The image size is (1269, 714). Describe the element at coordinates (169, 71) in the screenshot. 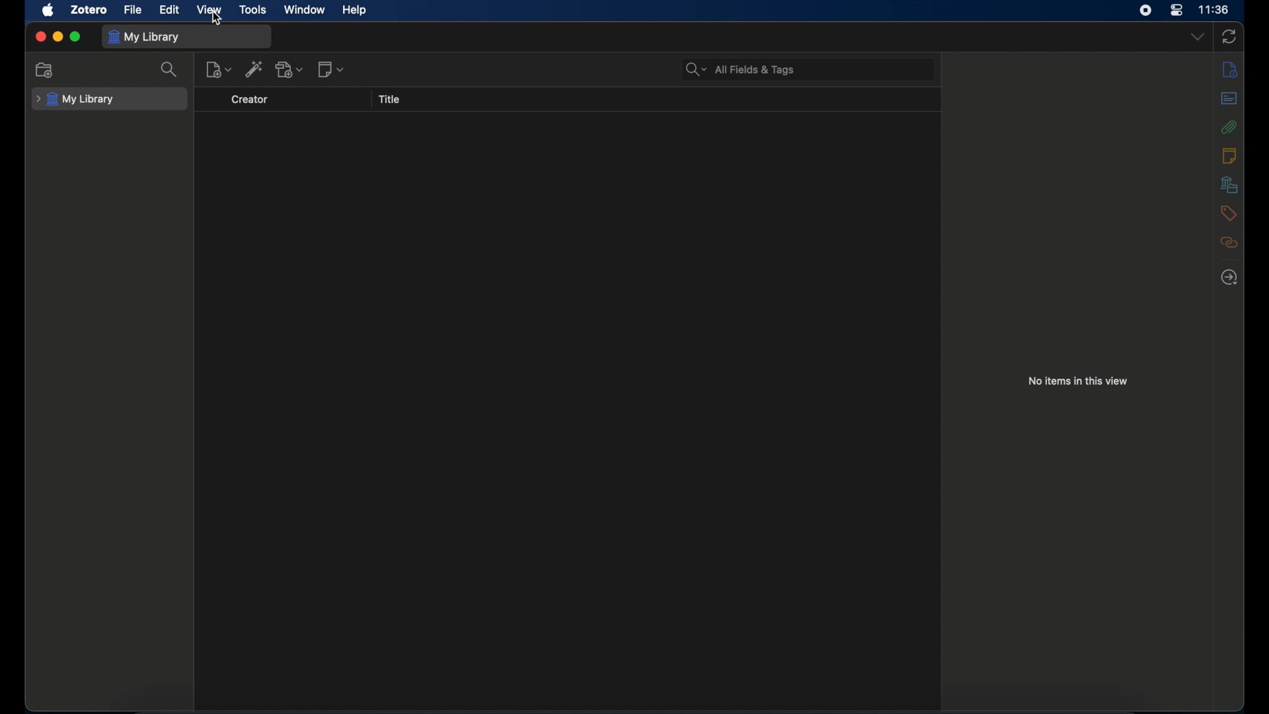

I see `search` at that location.